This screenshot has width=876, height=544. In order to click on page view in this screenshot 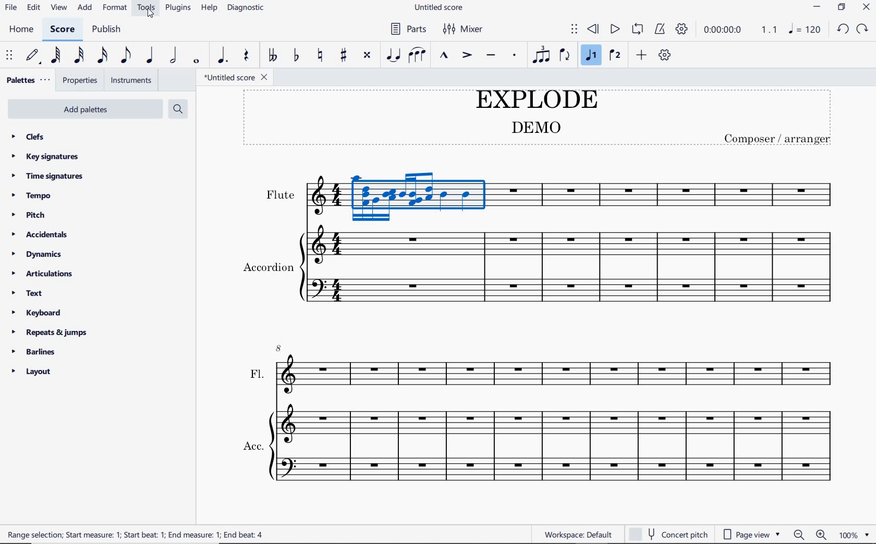, I will do `click(753, 533)`.